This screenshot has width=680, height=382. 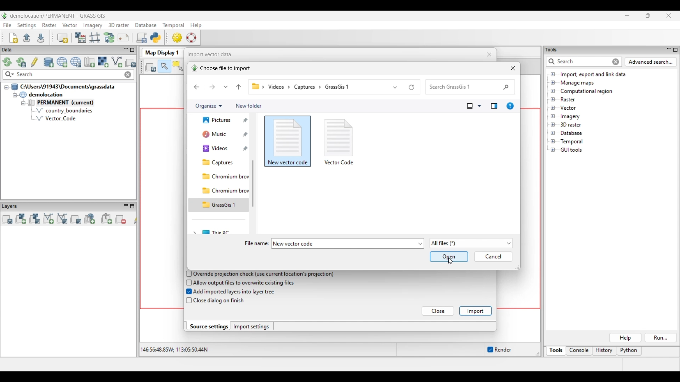 What do you see at coordinates (450, 261) in the screenshot?
I see `Cursor clicking on saving and opening selected file` at bounding box center [450, 261].